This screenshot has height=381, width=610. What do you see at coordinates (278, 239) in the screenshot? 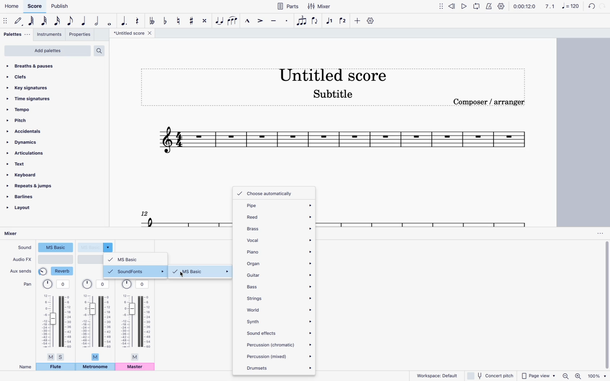
I see `vocal` at bounding box center [278, 239].